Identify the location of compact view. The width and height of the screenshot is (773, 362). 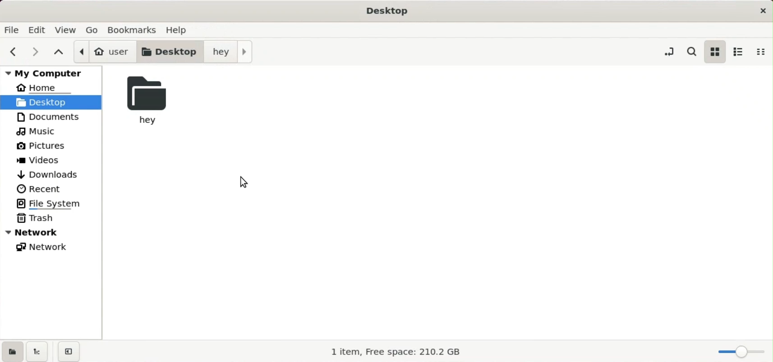
(759, 51).